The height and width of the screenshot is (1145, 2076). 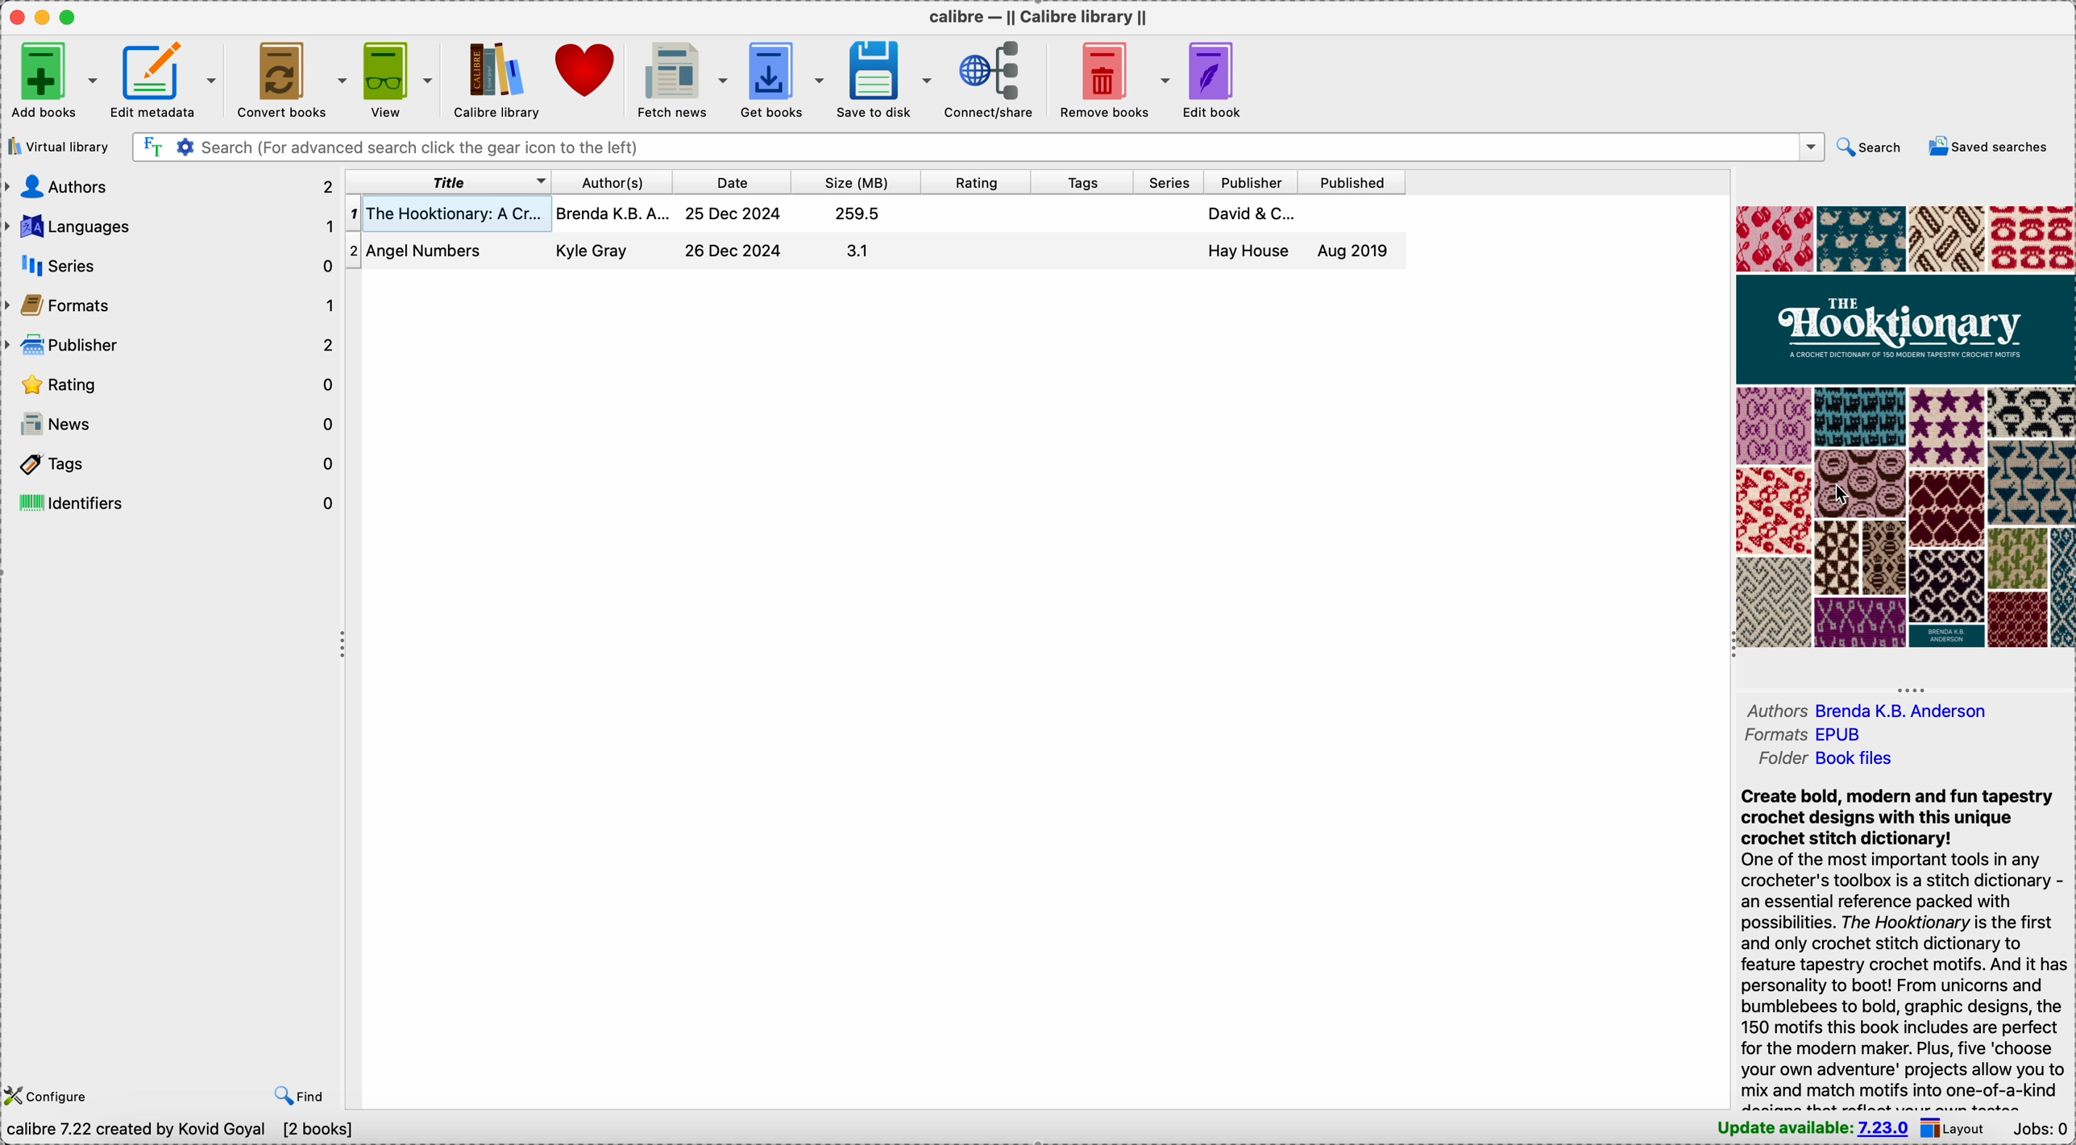 What do you see at coordinates (876, 256) in the screenshot?
I see `second book` at bounding box center [876, 256].